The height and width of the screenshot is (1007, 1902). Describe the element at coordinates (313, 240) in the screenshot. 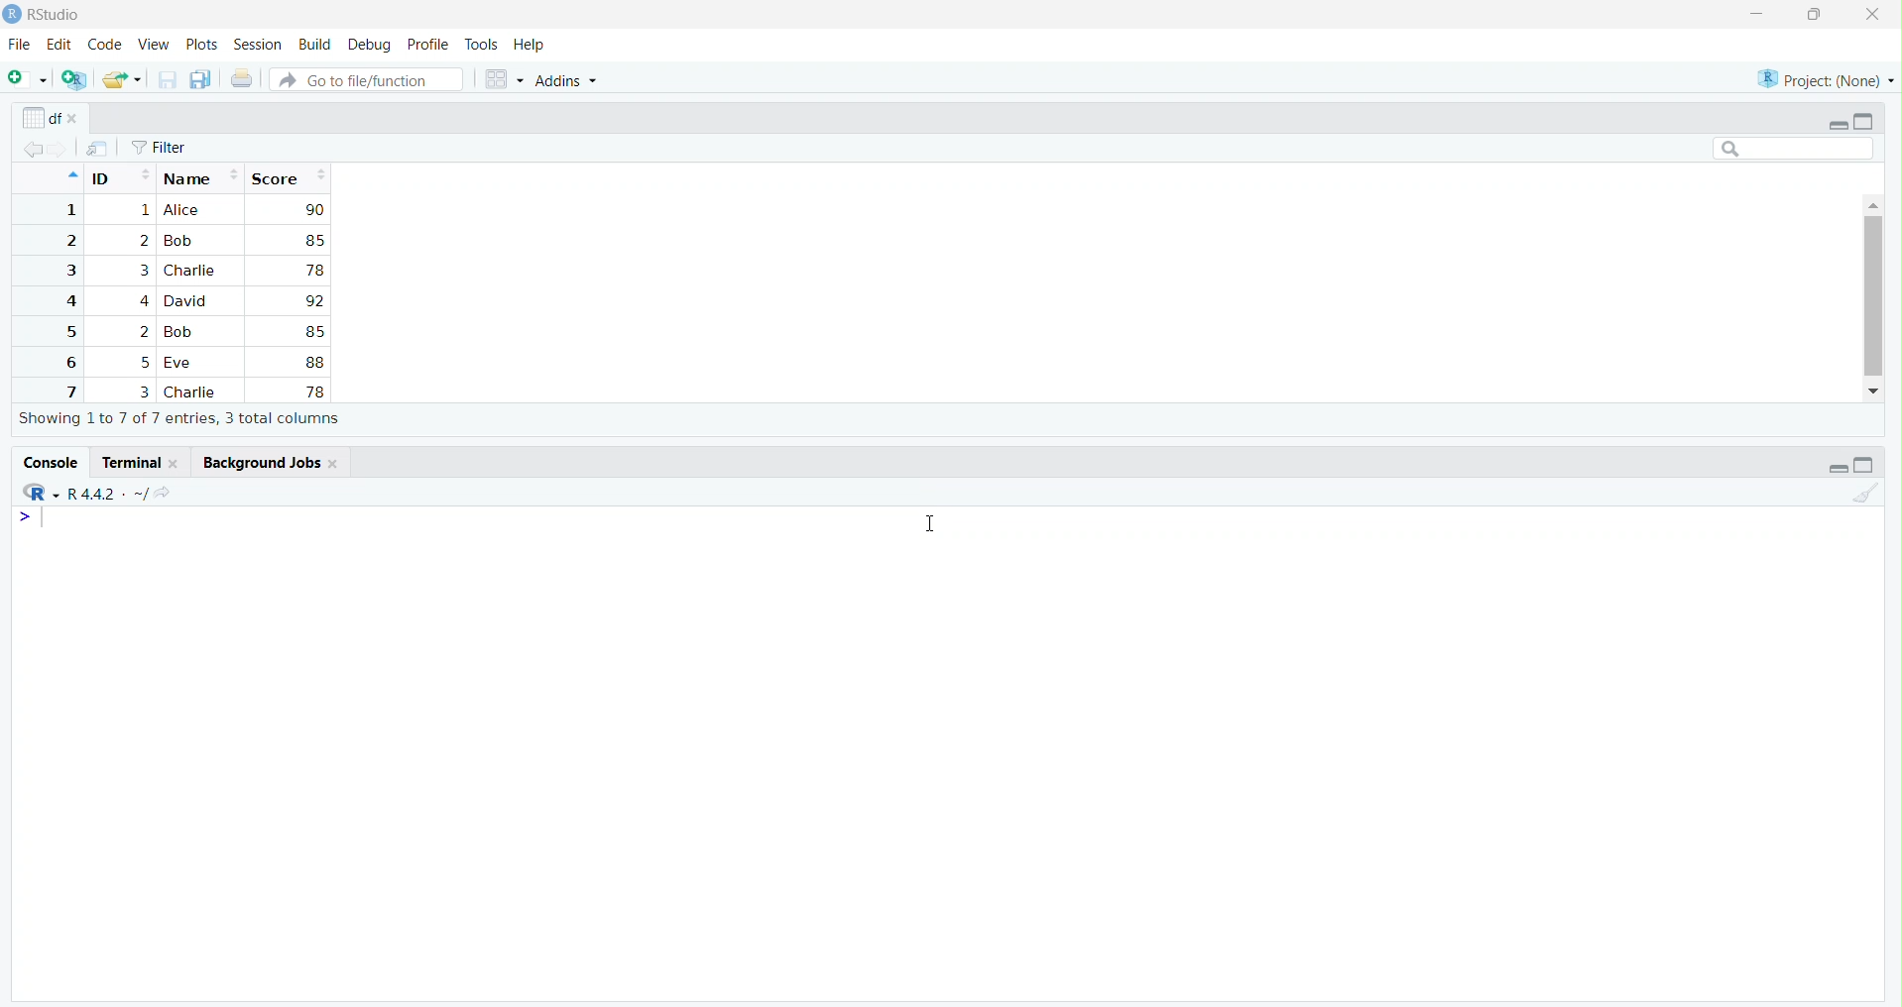

I see `85` at that location.